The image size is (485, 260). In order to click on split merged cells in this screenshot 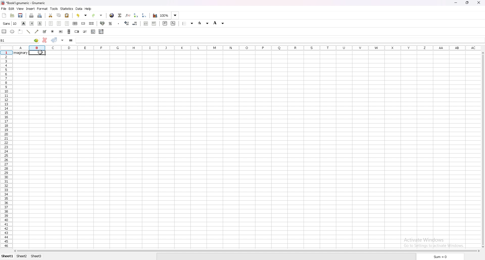, I will do `click(91, 23)`.